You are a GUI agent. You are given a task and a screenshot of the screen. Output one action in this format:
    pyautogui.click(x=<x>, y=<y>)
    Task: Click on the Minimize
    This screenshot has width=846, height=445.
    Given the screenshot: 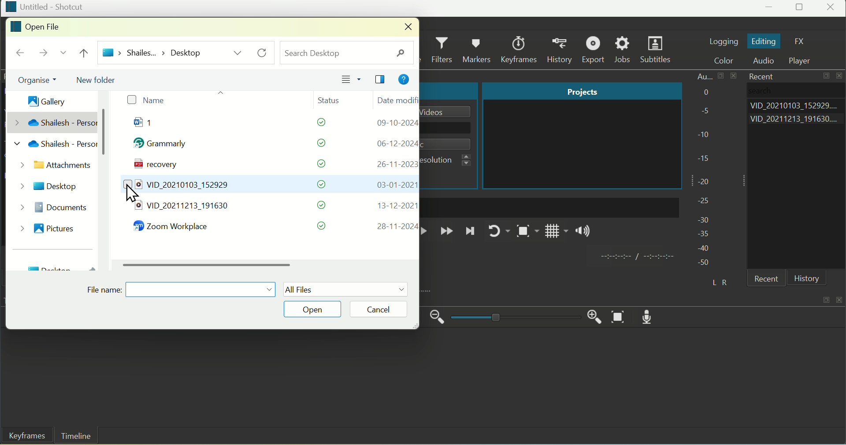 What is the action you would take?
    pyautogui.click(x=770, y=9)
    